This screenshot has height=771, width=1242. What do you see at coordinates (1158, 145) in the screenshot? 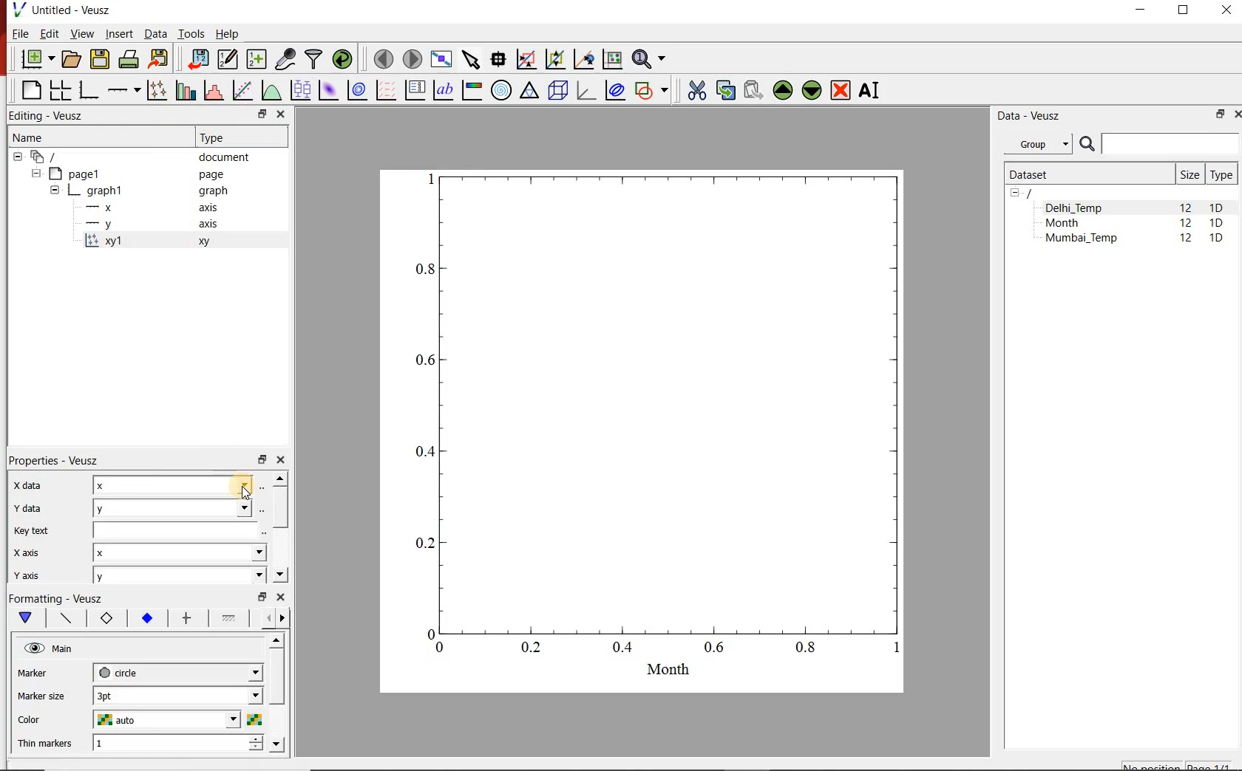
I see `SEARCH DATASETS` at bounding box center [1158, 145].